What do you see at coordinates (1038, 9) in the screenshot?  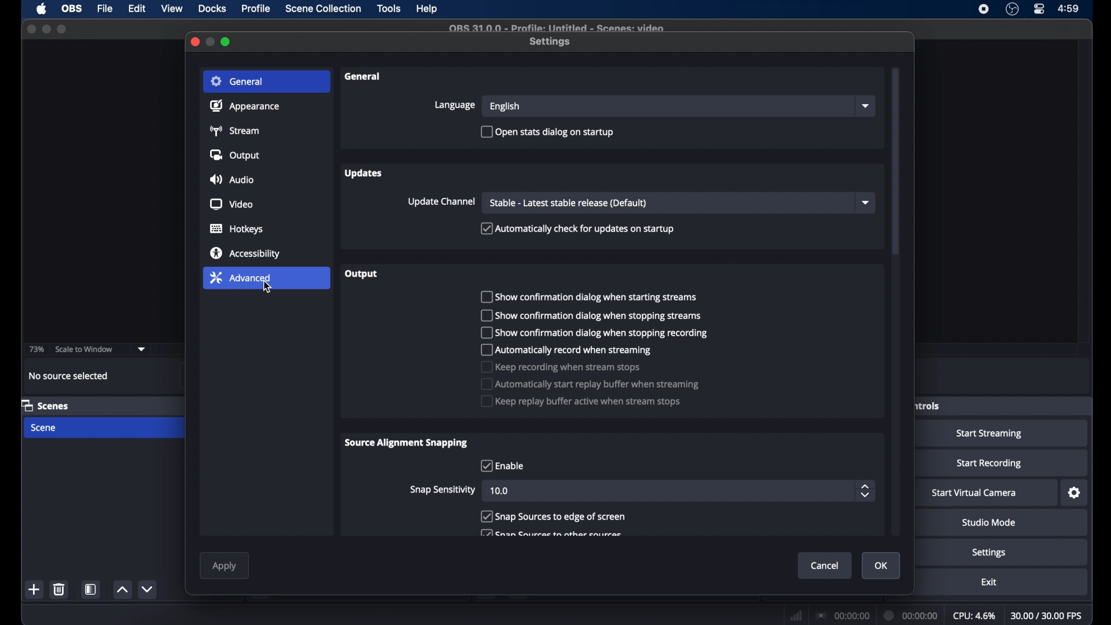 I see `control center` at bounding box center [1038, 9].